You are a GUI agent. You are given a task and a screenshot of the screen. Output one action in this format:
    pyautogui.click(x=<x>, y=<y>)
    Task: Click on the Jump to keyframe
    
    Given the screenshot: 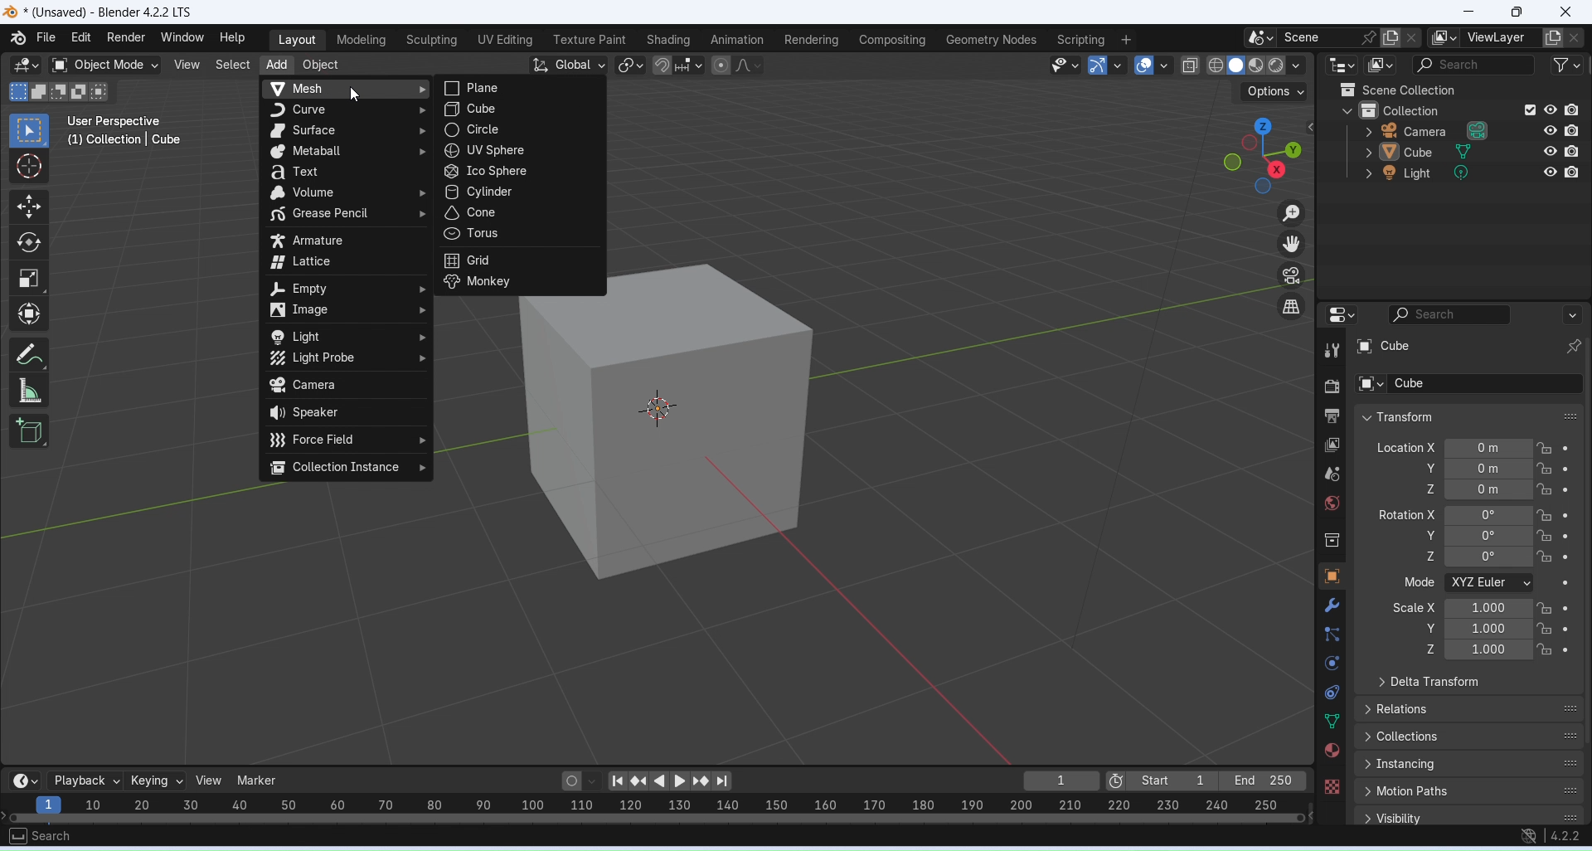 What is the action you would take?
    pyautogui.click(x=640, y=780)
    